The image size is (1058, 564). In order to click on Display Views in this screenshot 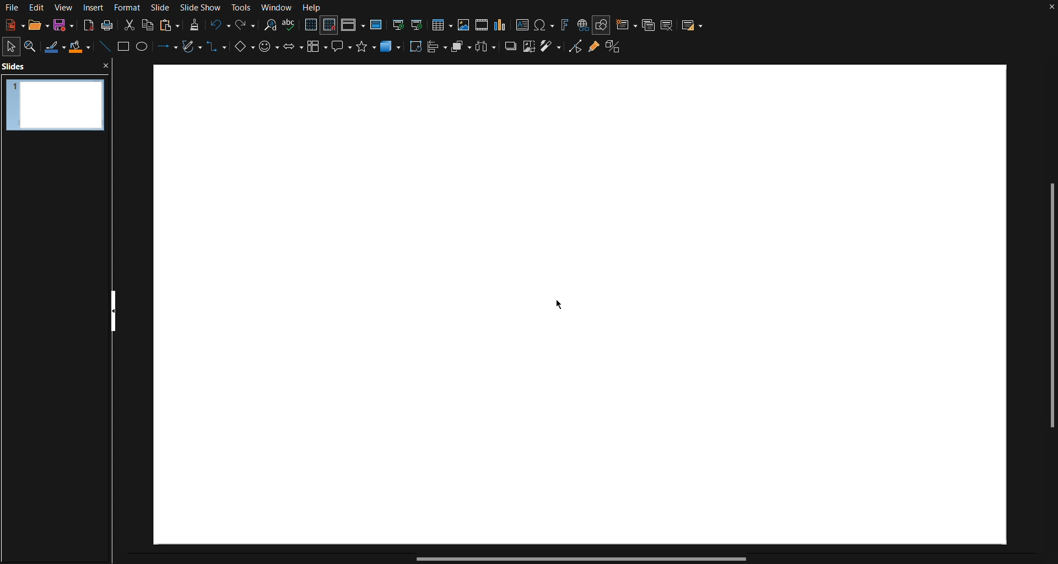, I will do `click(353, 25)`.